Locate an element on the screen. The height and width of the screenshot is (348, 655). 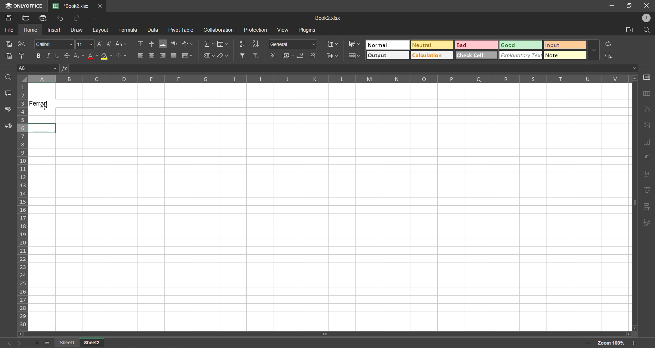
output is located at coordinates (389, 56).